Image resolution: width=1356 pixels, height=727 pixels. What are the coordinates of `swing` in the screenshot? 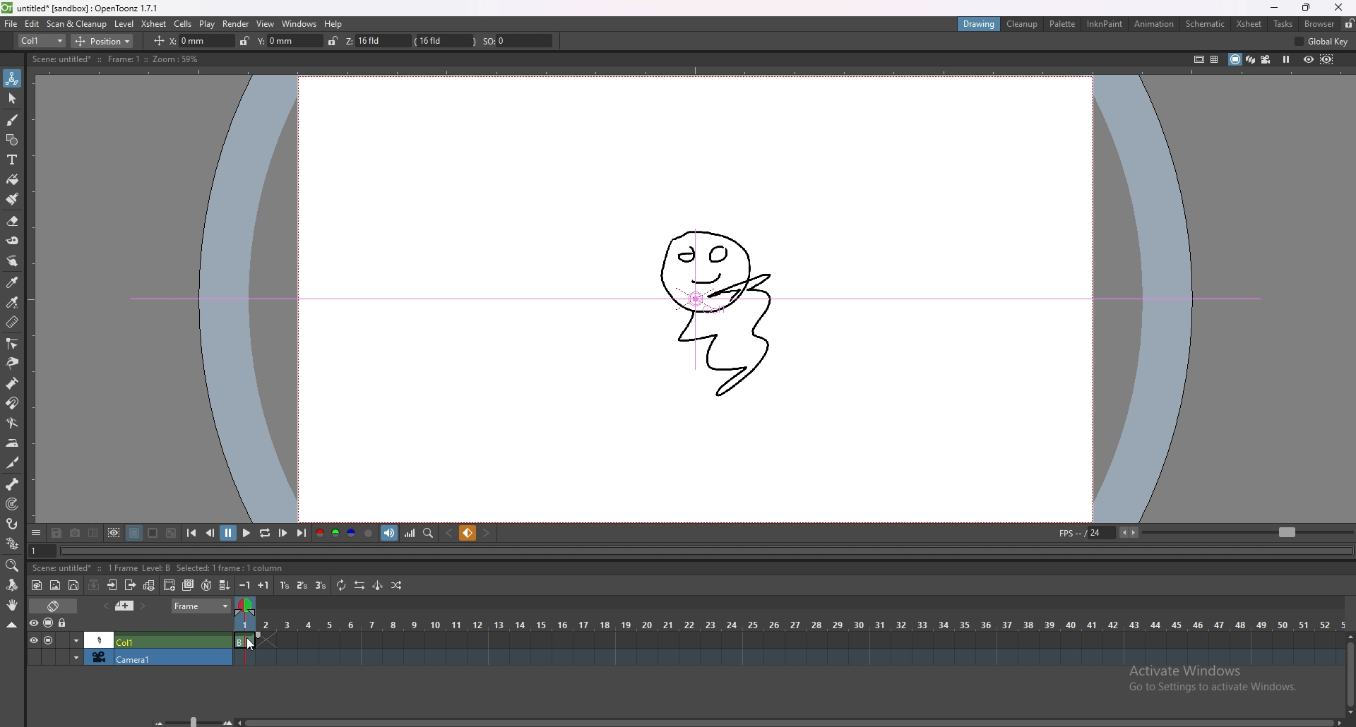 It's located at (377, 586).